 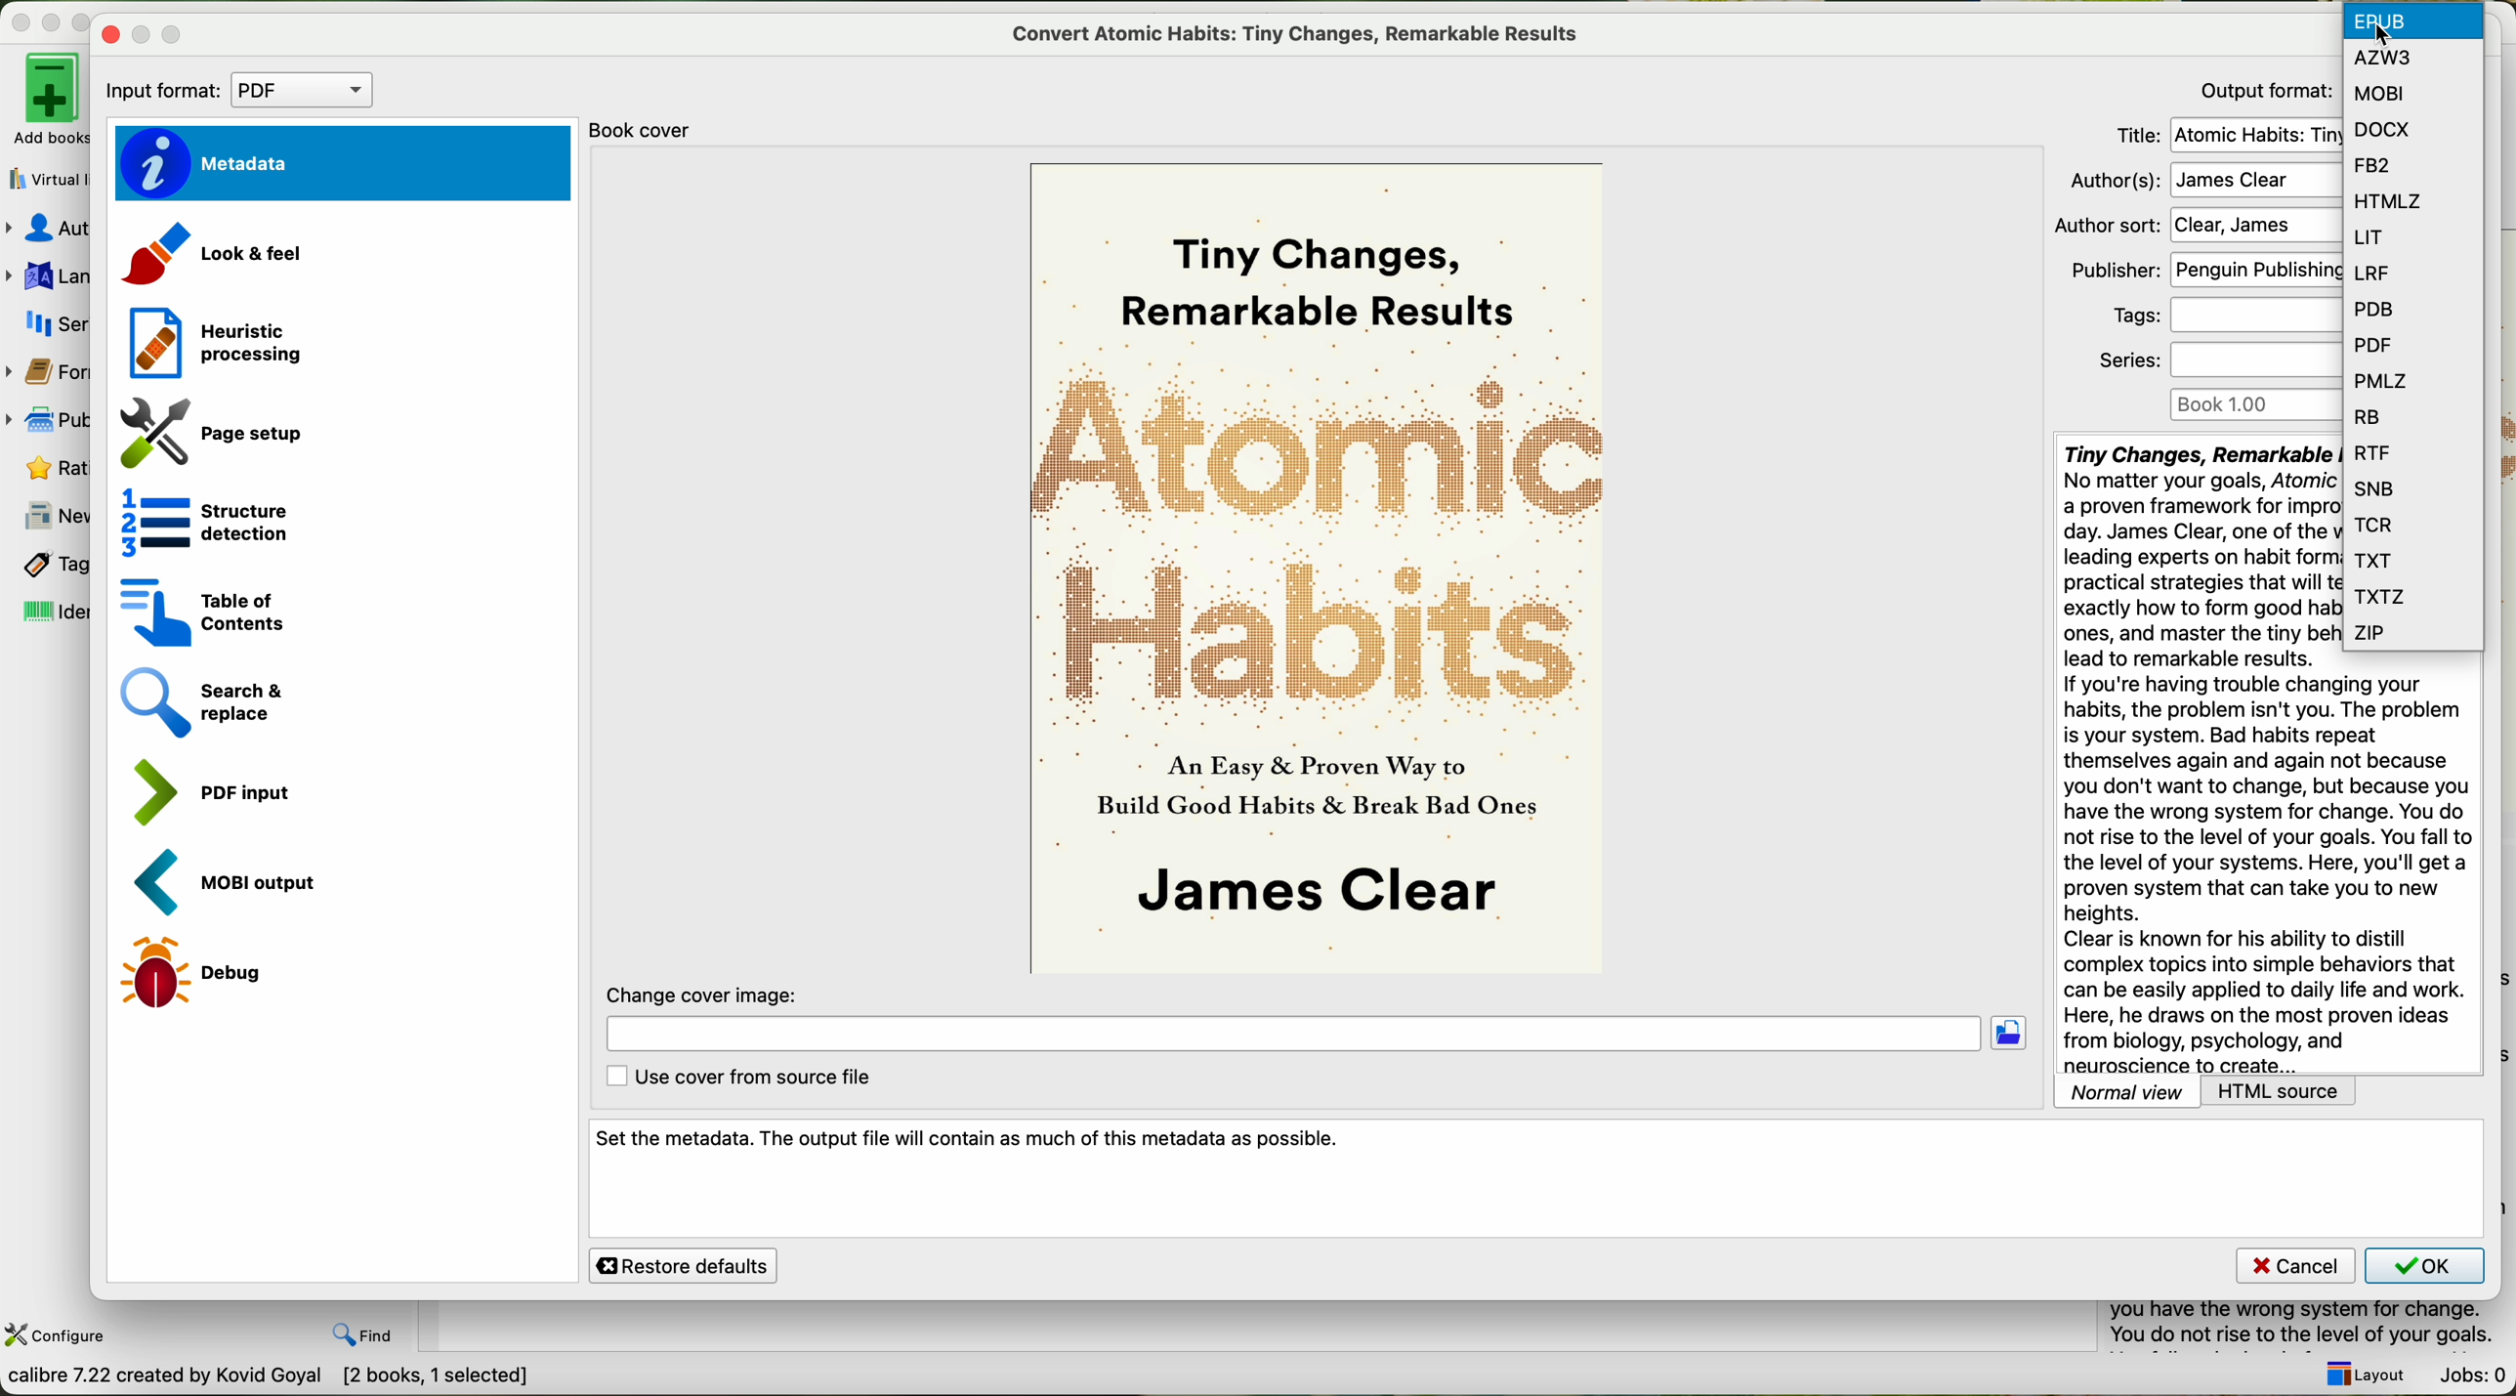 What do you see at coordinates (2192, 229) in the screenshot?
I see `Author sort` at bounding box center [2192, 229].